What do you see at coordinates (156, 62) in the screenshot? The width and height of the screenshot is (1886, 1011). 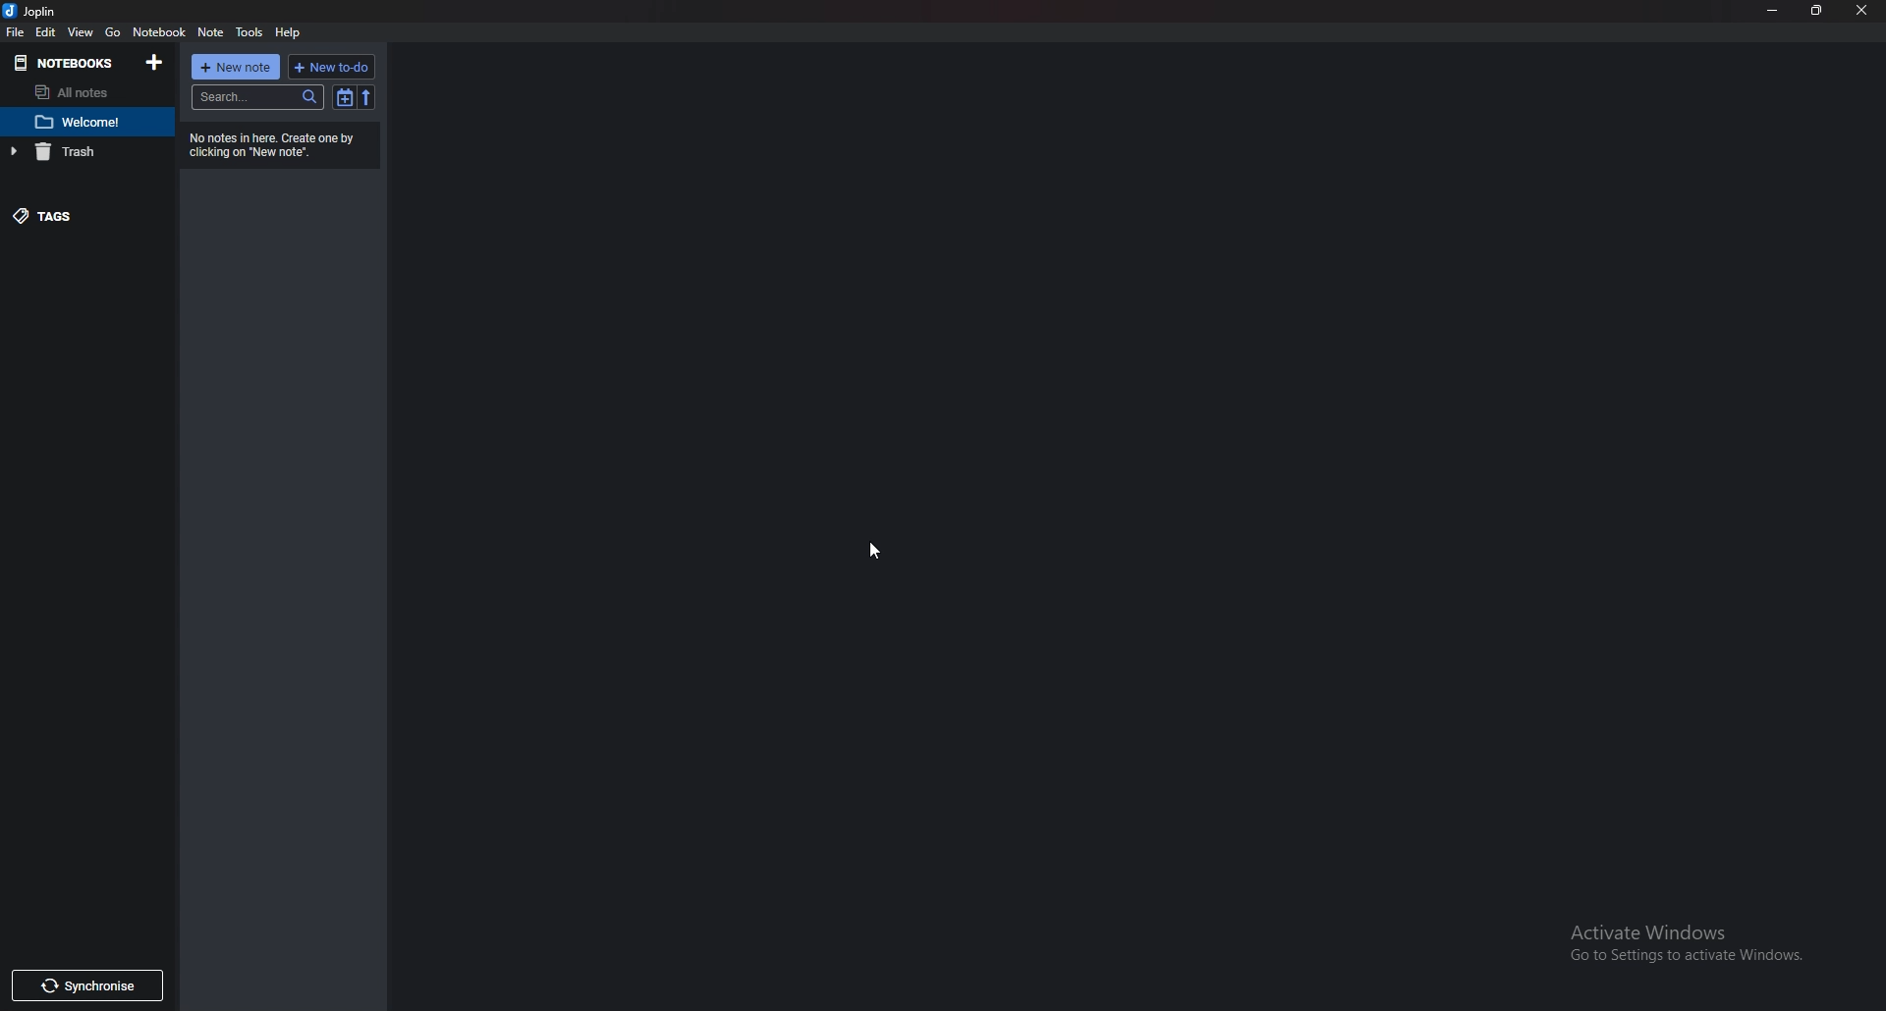 I see `Add notebooks` at bounding box center [156, 62].